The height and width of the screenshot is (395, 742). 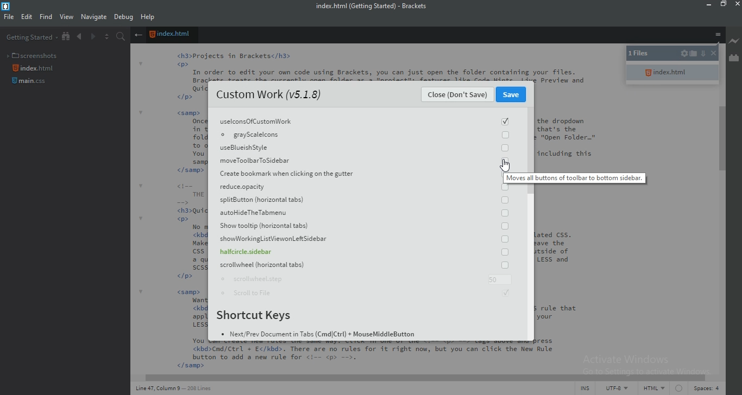 I want to click on restore, so click(x=725, y=6).